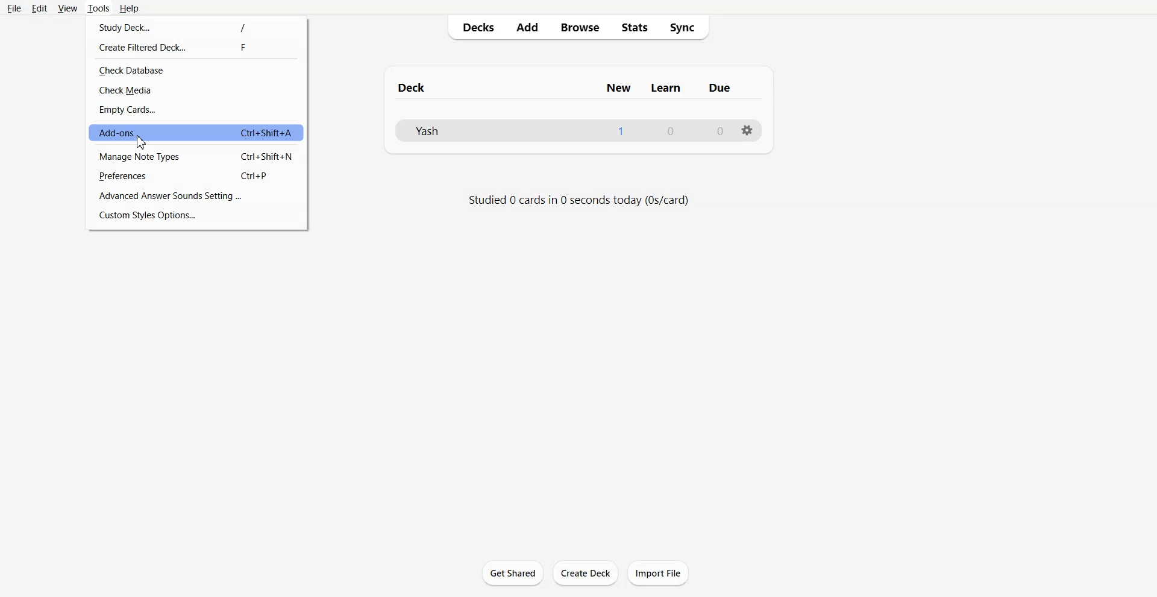 The height and width of the screenshot is (597, 1157). I want to click on 0, so click(722, 130).